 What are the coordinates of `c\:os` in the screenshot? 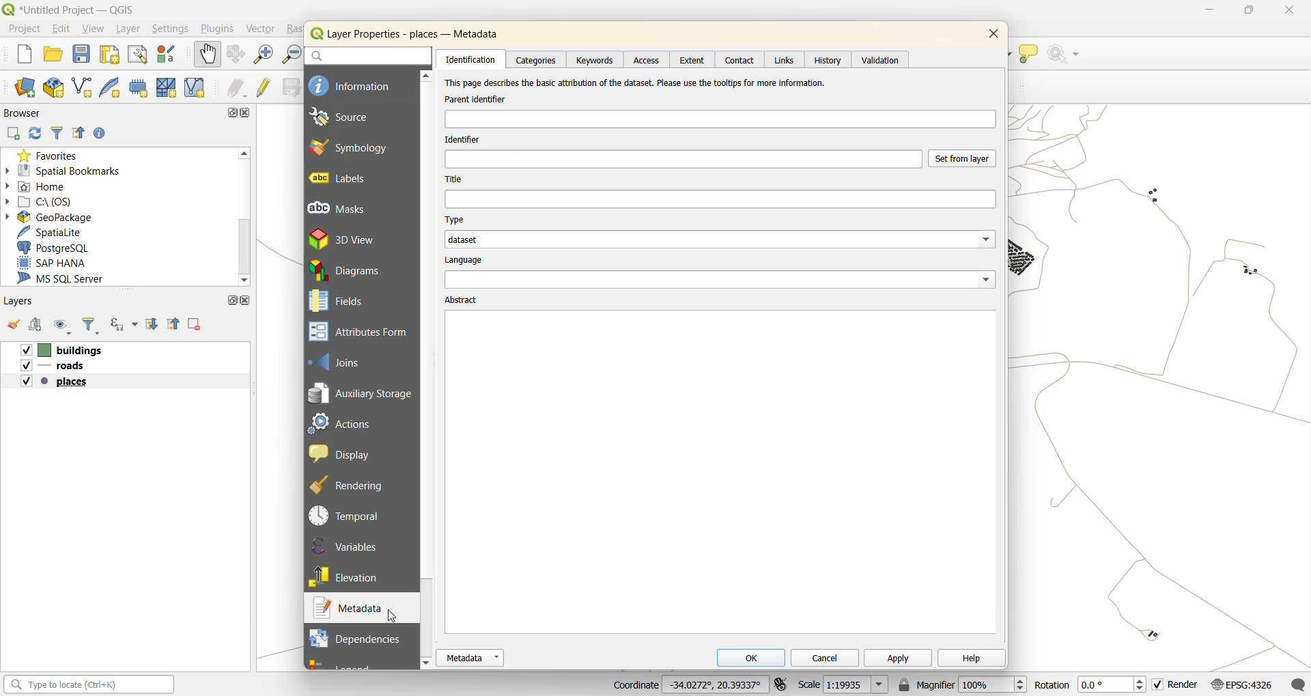 It's located at (55, 201).